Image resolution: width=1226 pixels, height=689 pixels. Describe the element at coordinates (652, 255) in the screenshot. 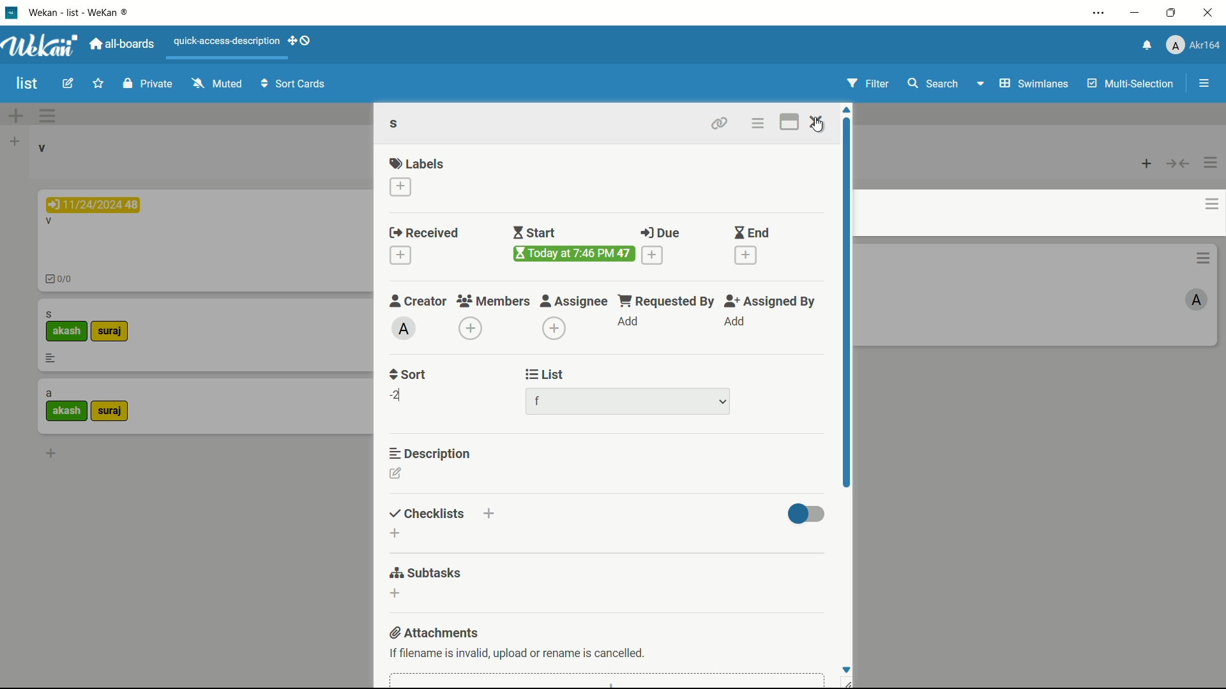

I see `add due date` at that location.